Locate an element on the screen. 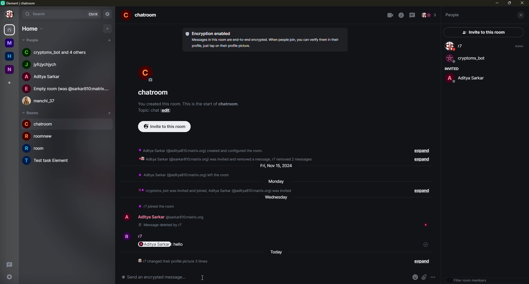  topic is located at coordinates (147, 110).